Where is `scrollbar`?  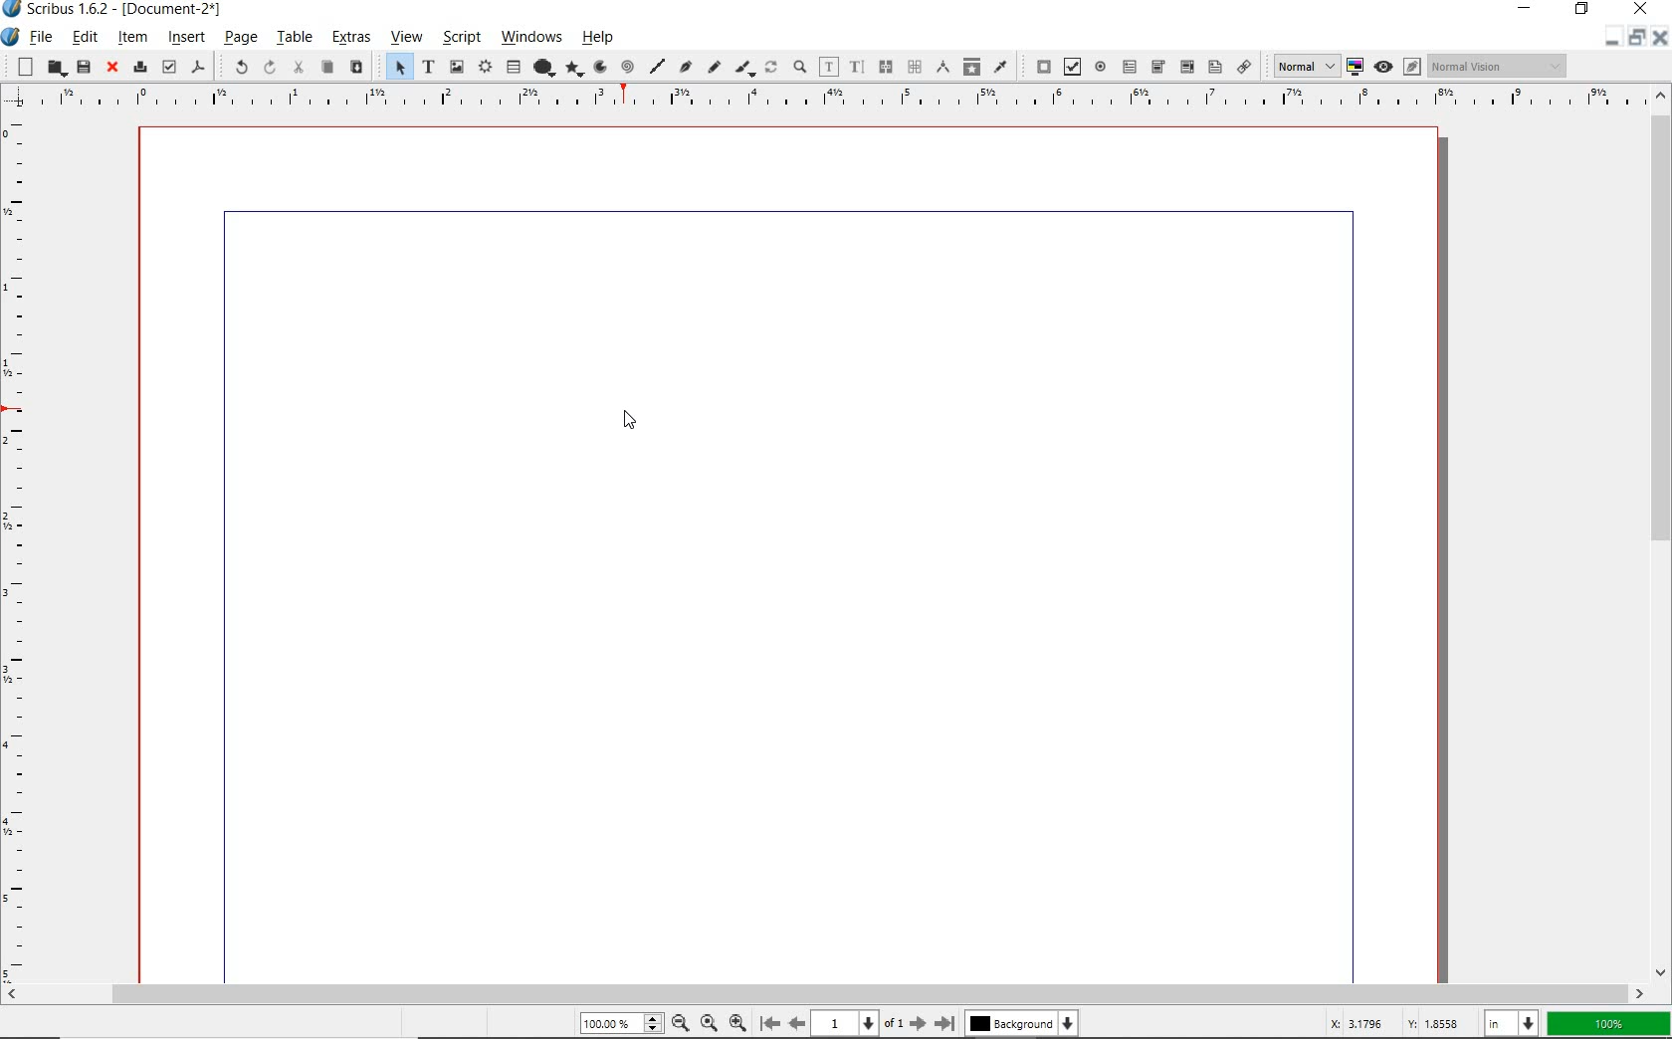
scrollbar is located at coordinates (1662, 534).